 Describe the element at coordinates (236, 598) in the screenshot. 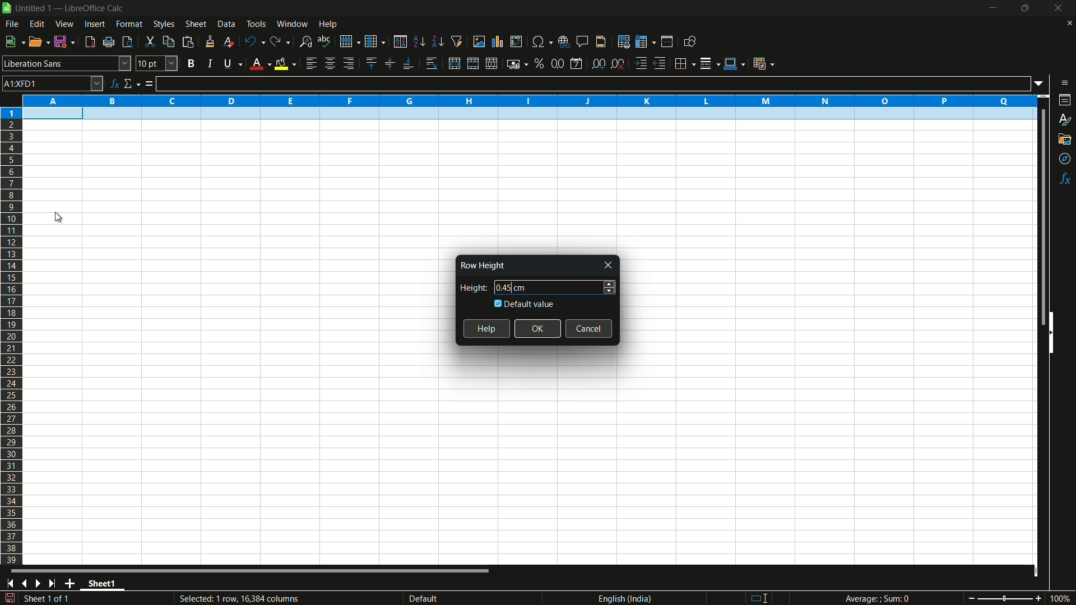

I see `Selected: 1 row, 16,384 columns` at that location.